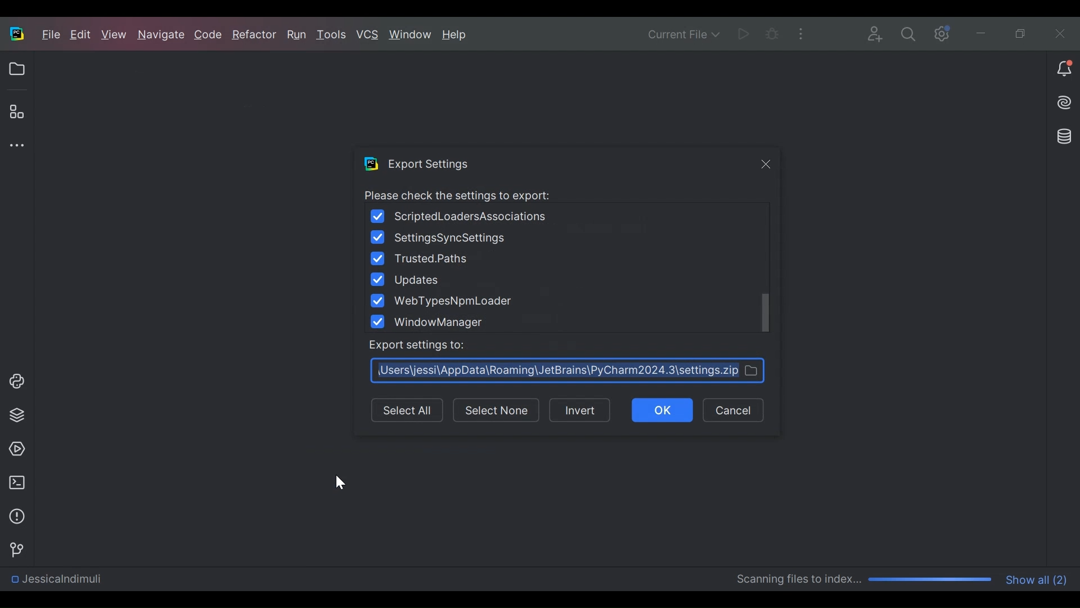  Describe the element at coordinates (568, 370) in the screenshot. I see `Browse` at that location.